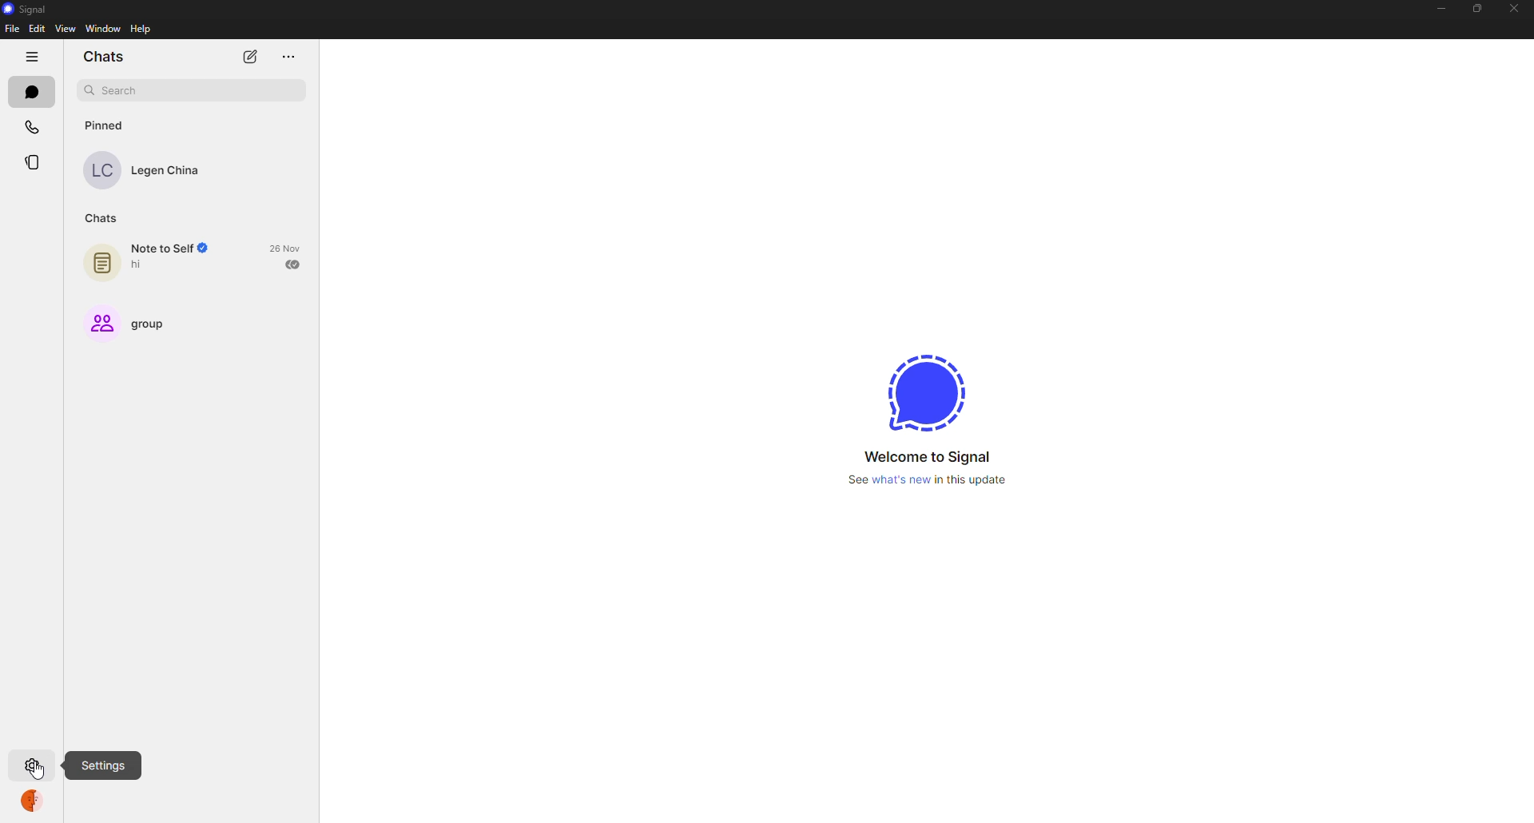 The width and height of the screenshot is (1534, 823). I want to click on profile, so click(34, 801).